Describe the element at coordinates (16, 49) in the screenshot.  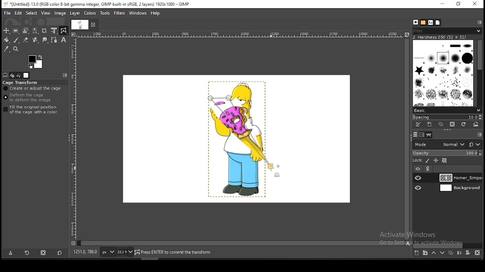
I see `zoom tool` at that location.